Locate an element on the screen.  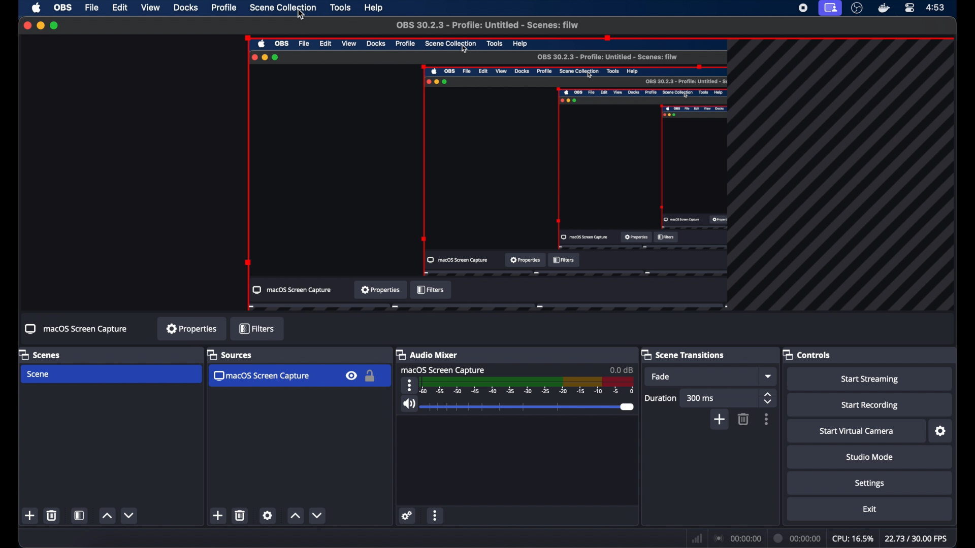
settings is located at coordinates (940, 430).